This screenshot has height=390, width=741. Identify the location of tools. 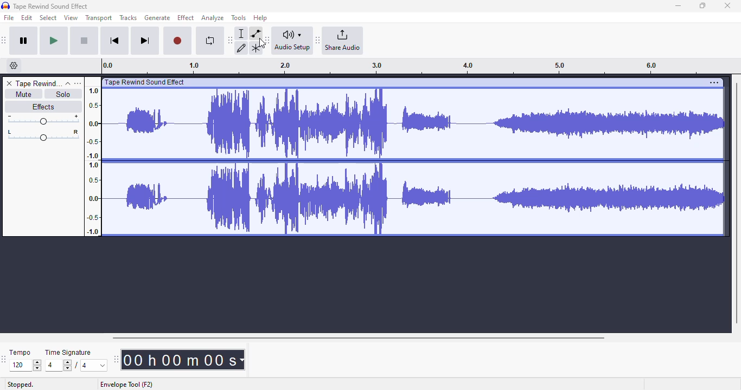
(239, 17).